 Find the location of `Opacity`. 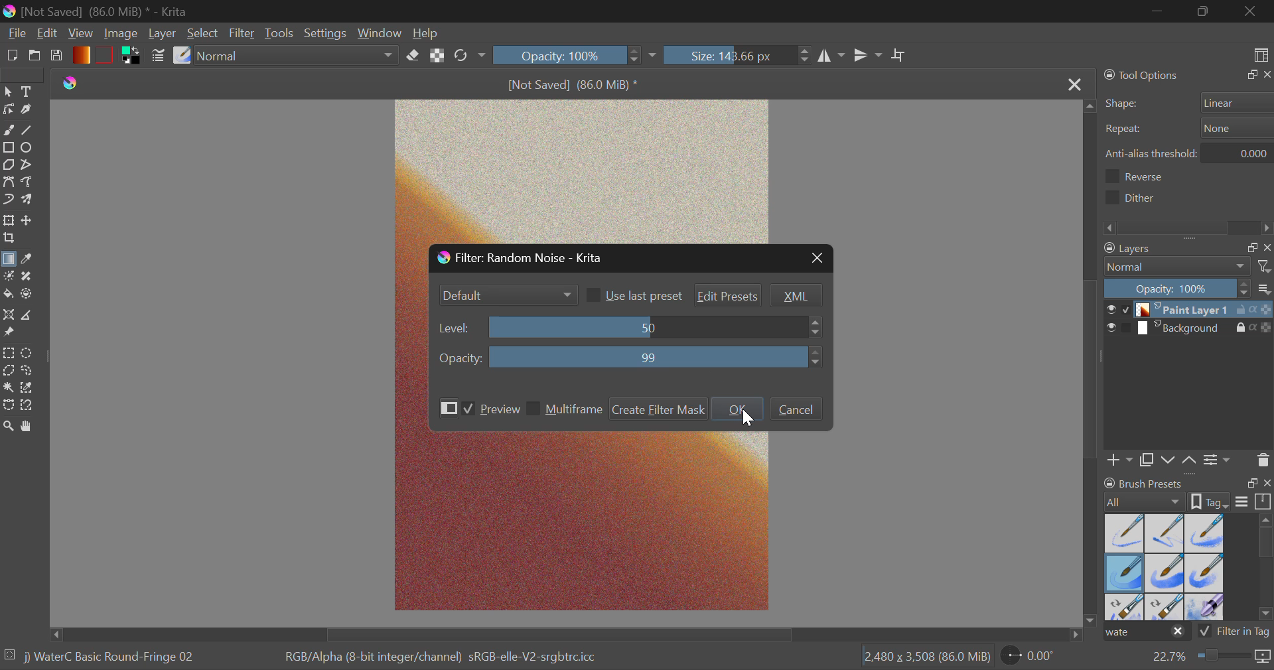

Opacity is located at coordinates (578, 56).